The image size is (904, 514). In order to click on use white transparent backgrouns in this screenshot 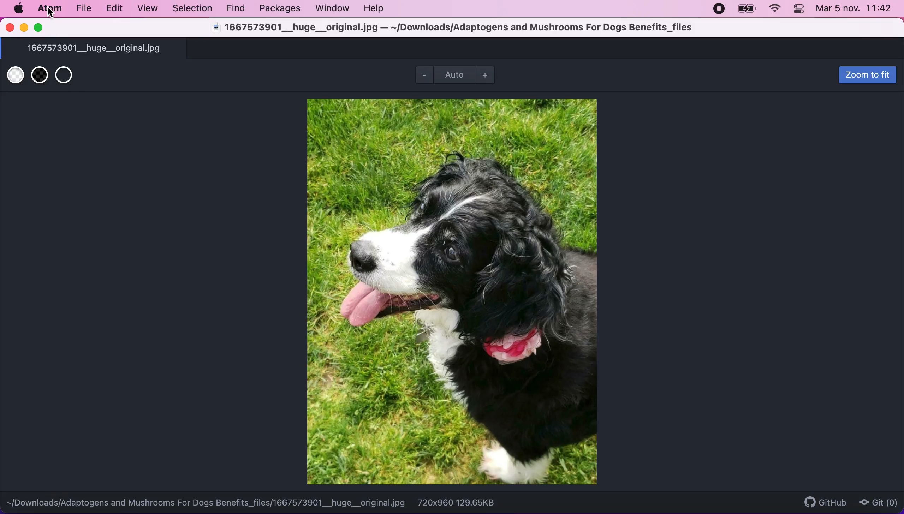, I will do `click(16, 75)`.